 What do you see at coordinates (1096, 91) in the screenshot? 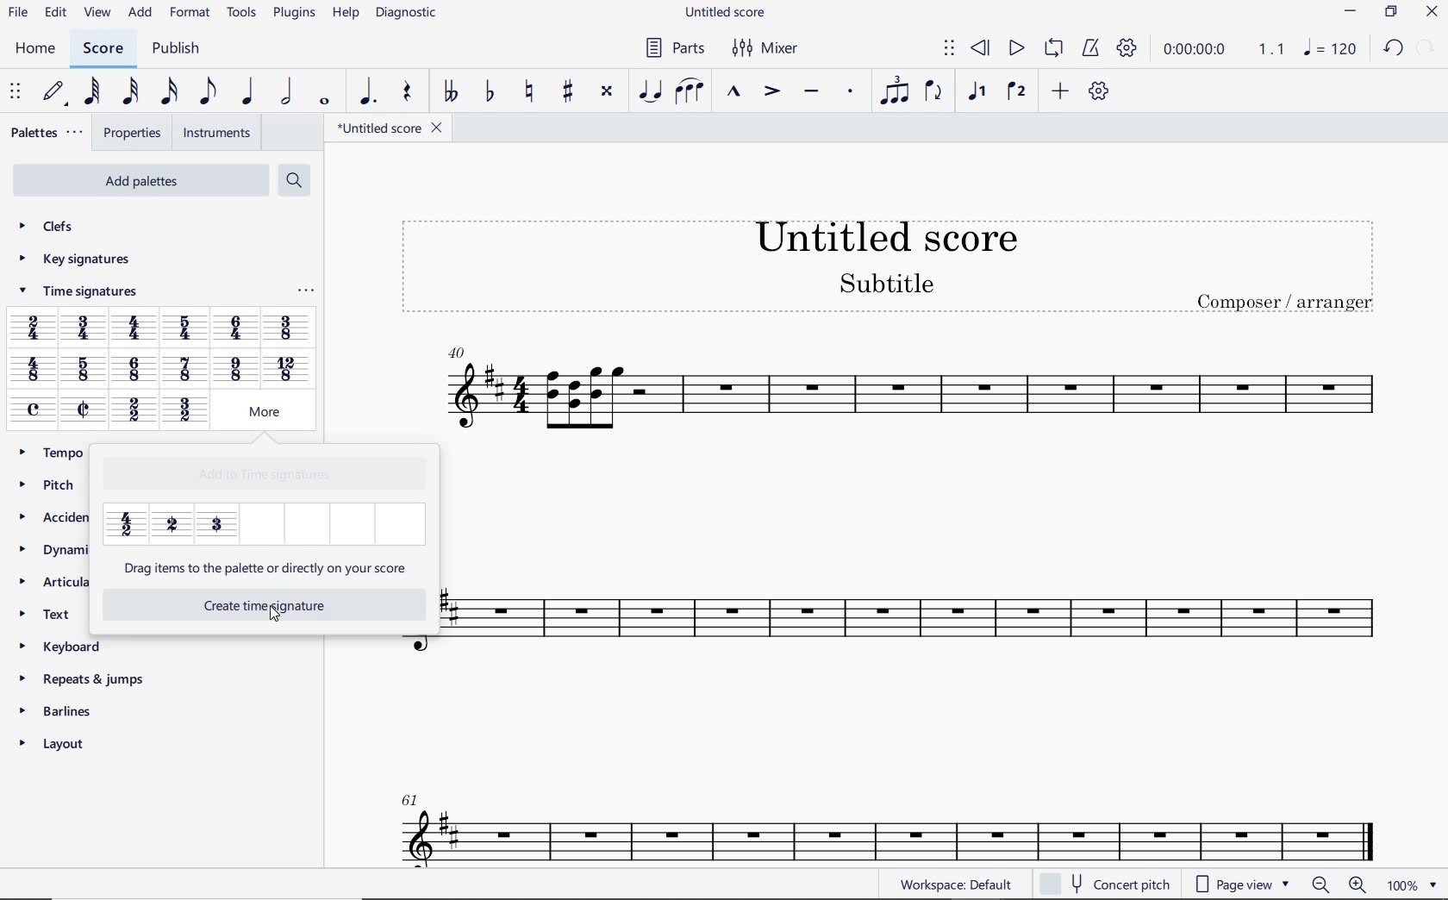
I see `CUSTOMIZE TOOLBAR` at bounding box center [1096, 91].